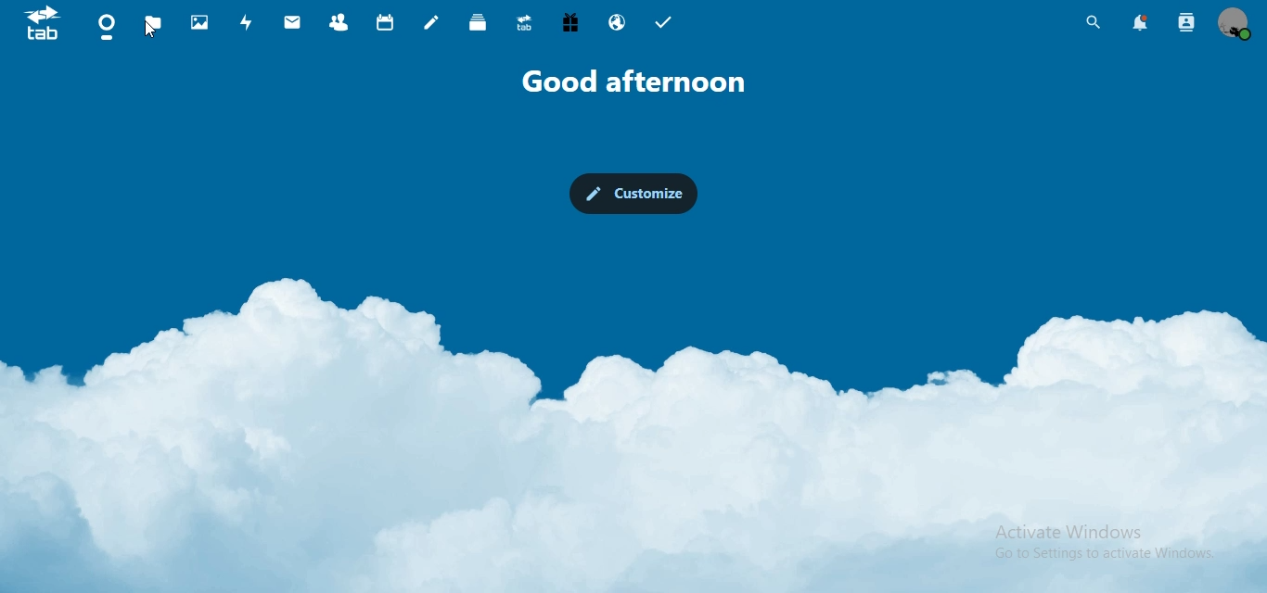 The height and width of the screenshot is (593, 1267). Describe the element at coordinates (199, 22) in the screenshot. I see `photos` at that location.